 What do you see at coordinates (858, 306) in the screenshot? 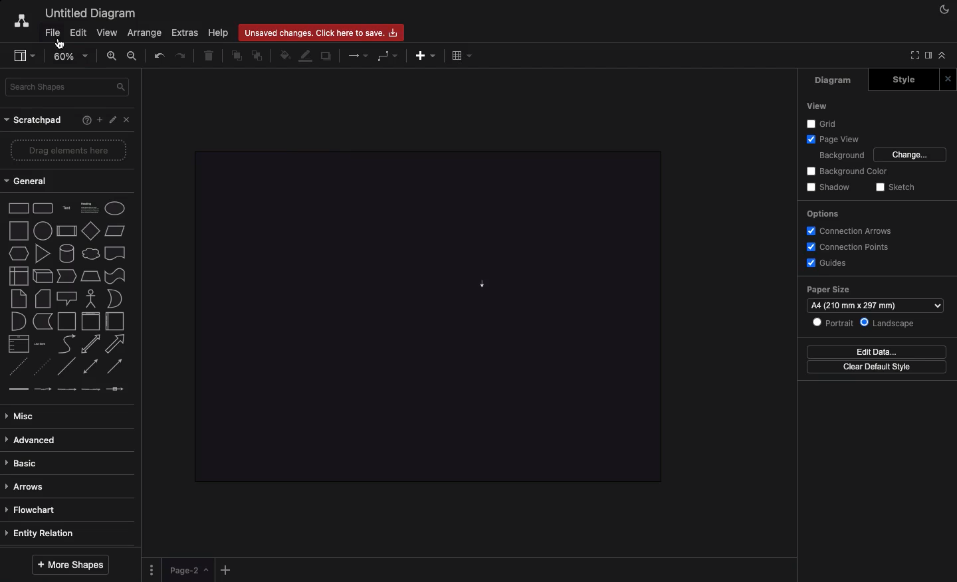
I see `A4 (210 mm x 297 mm)` at bounding box center [858, 306].